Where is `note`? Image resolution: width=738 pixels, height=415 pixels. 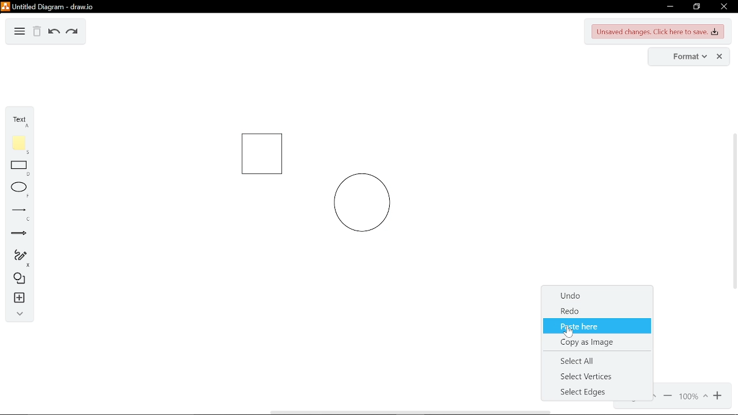
note is located at coordinates (19, 144).